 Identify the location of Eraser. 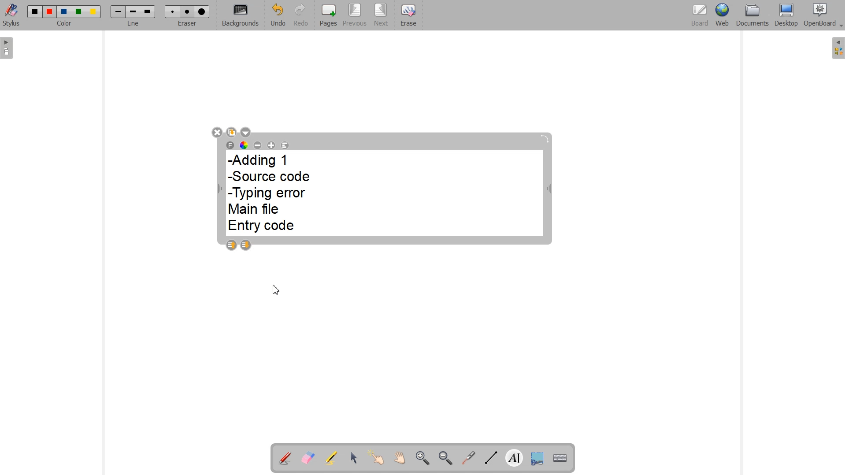
(186, 24).